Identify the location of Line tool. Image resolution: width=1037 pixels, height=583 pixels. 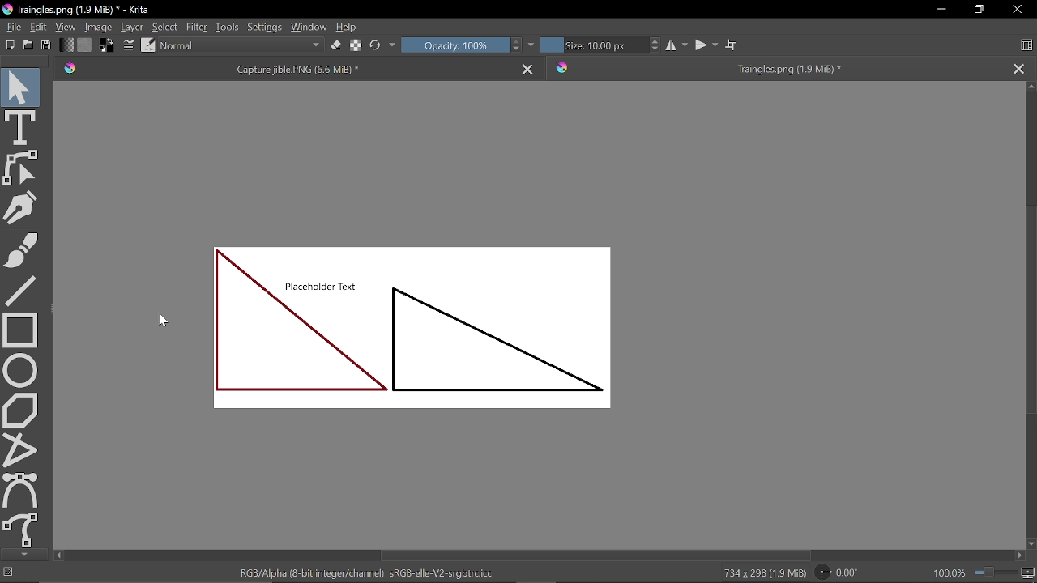
(21, 289).